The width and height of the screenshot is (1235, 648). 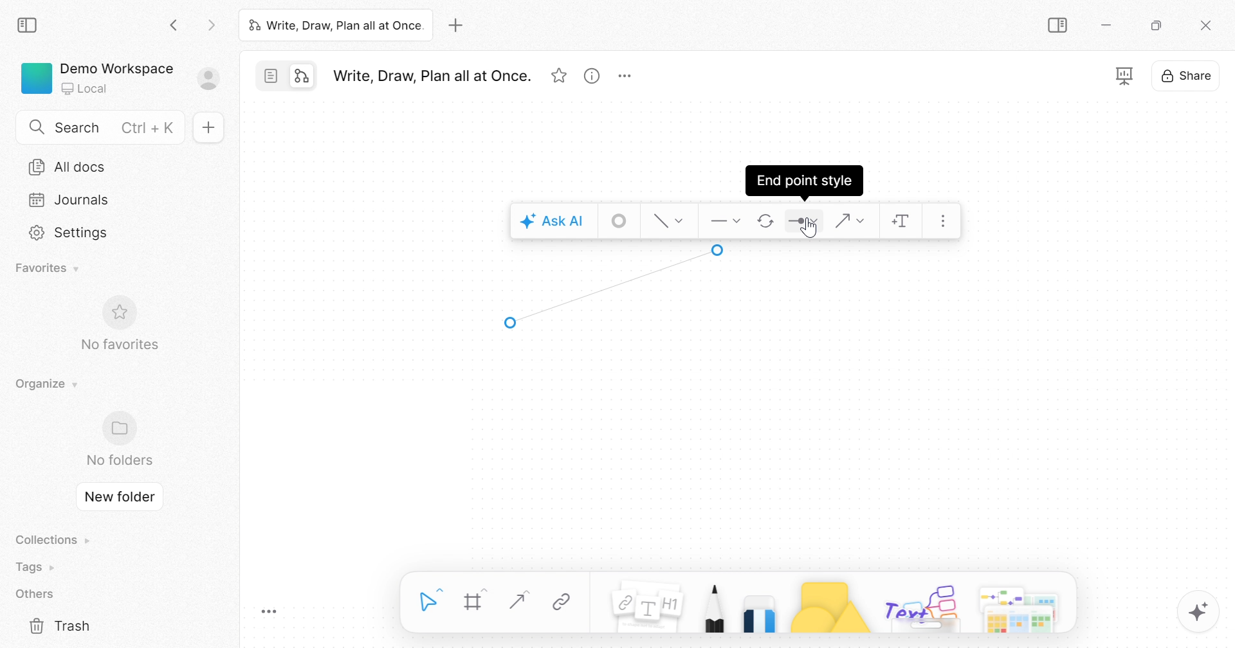 I want to click on Settings, so click(x=69, y=233).